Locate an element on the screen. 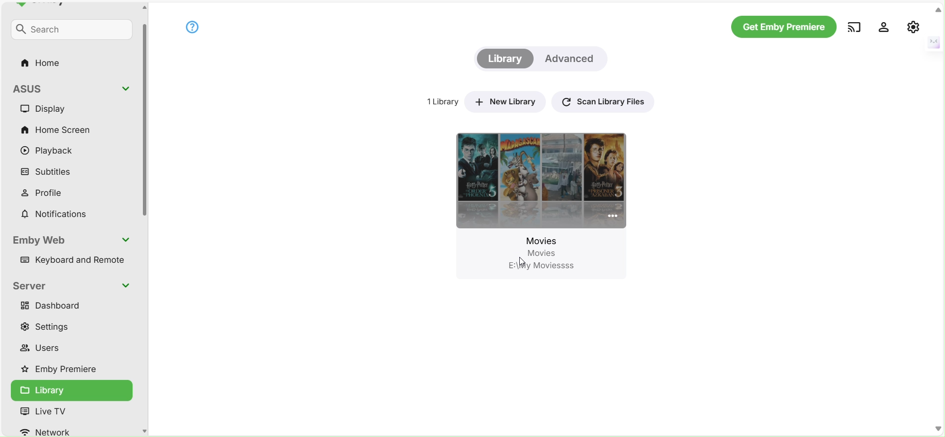 The height and width of the screenshot is (437, 945). Get Emby Premier is located at coordinates (783, 27).